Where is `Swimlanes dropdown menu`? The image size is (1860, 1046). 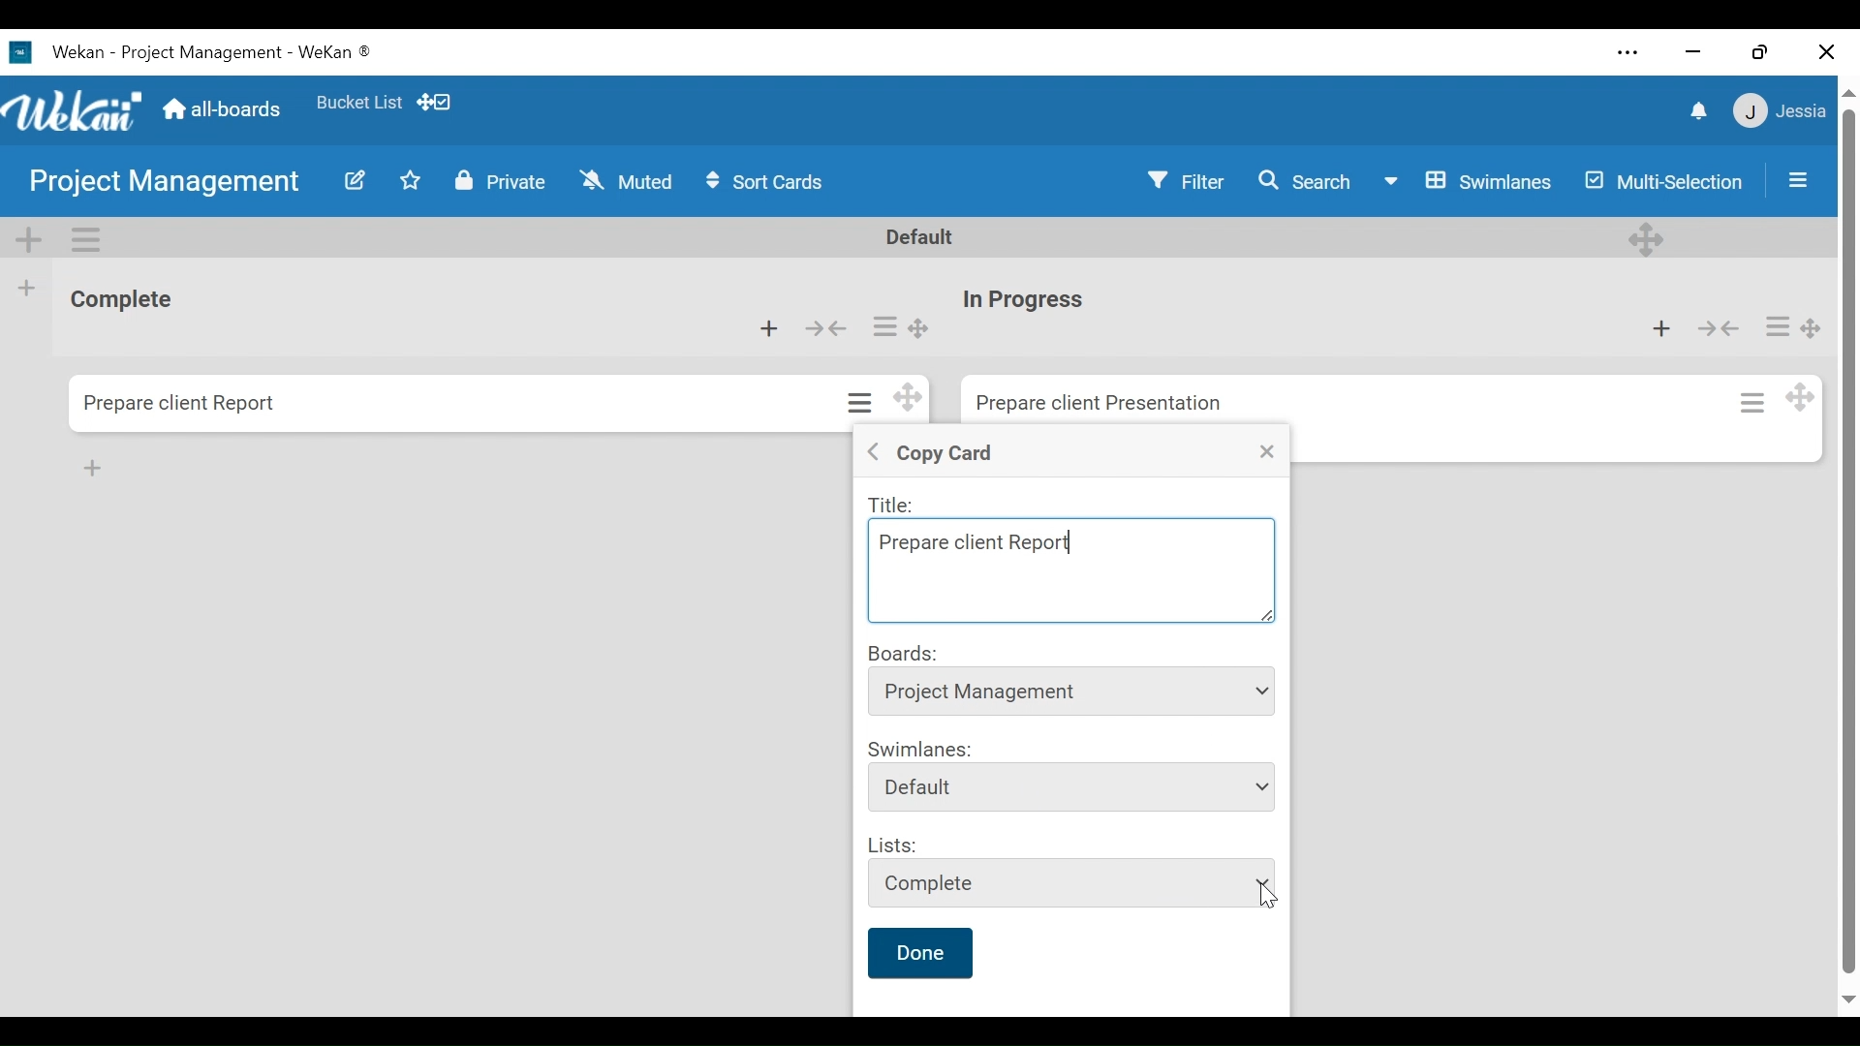 Swimlanes dropdown menu is located at coordinates (1076, 787).